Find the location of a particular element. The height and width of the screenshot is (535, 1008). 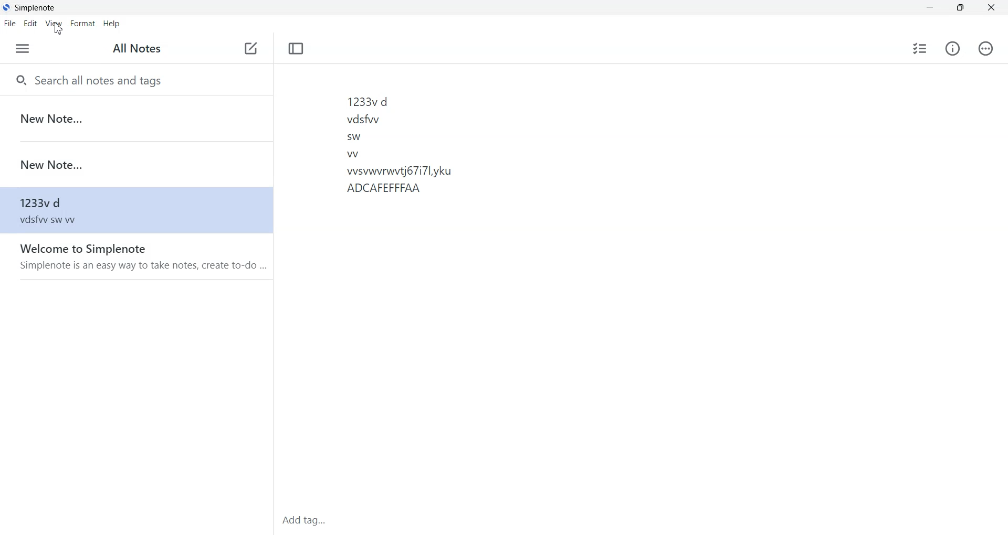

New Note is located at coordinates (134, 117).